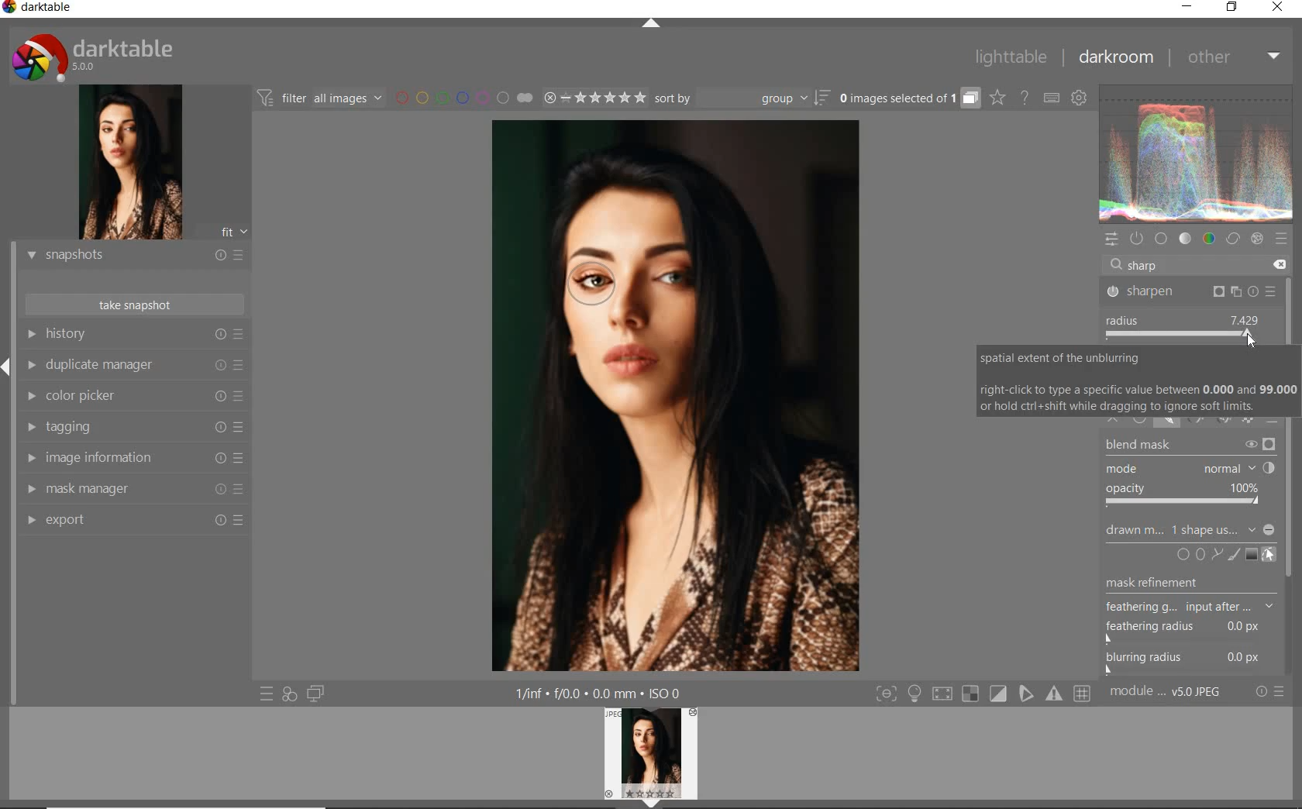 This screenshot has height=809, width=1302. I want to click on color, so click(1210, 239).